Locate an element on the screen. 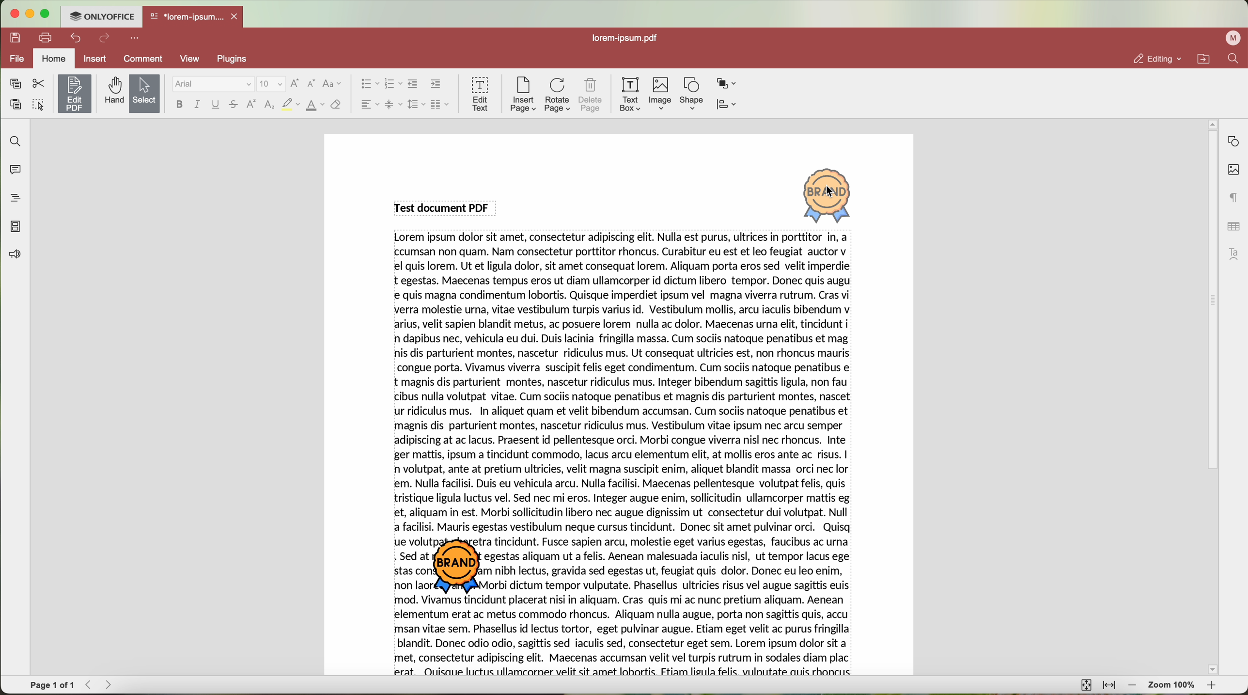 The image size is (1248, 695). decrement font size is located at coordinates (312, 84).